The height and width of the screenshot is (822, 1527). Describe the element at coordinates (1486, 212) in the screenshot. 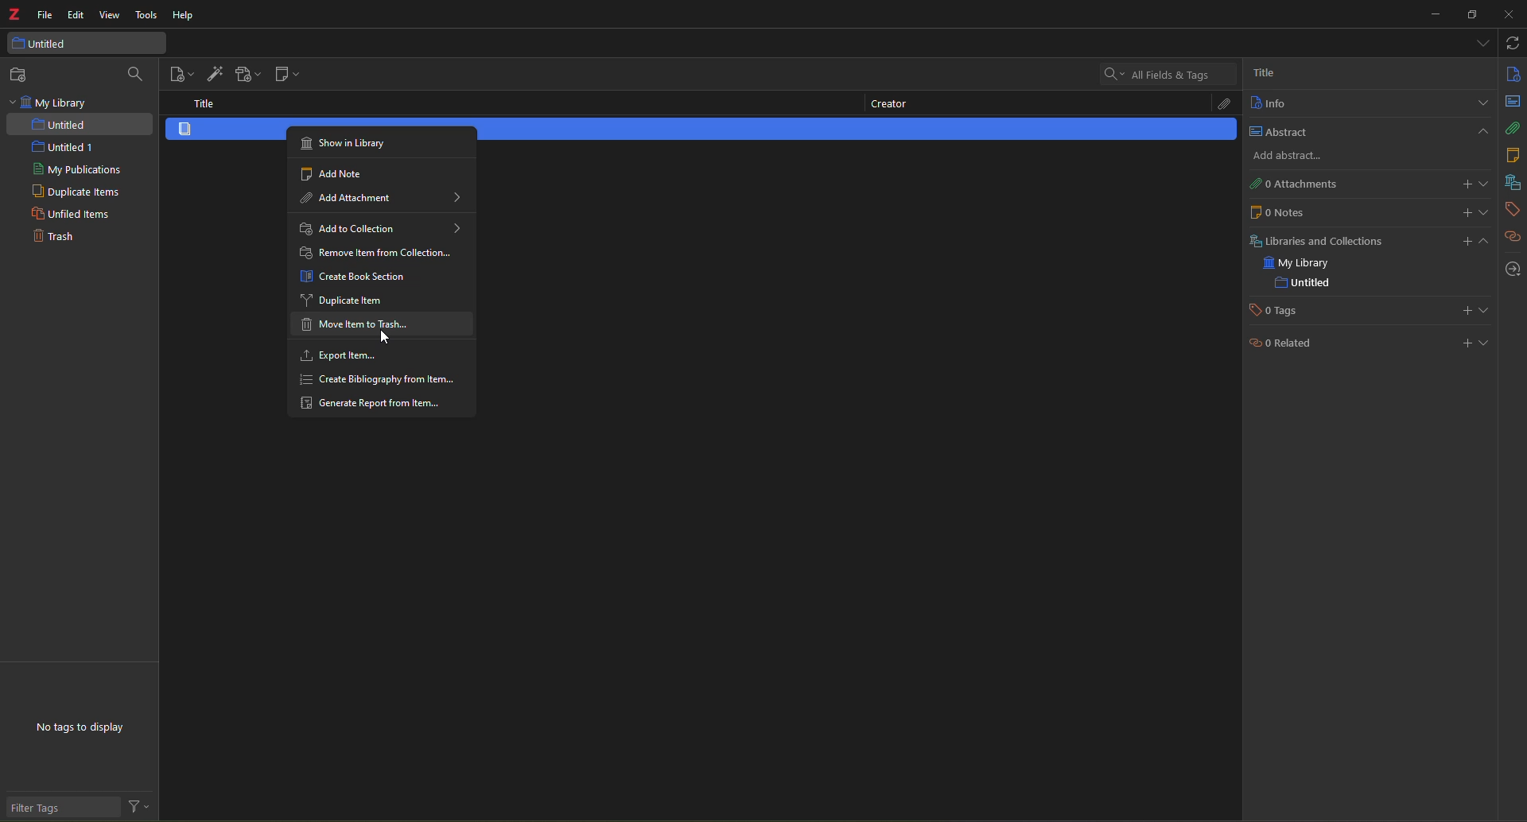

I see `expand` at that location.